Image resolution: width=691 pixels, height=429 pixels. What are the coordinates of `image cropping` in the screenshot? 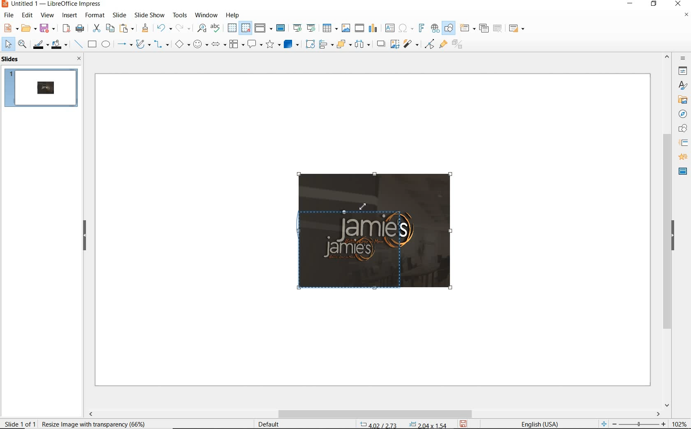 It's located at (354, 247).